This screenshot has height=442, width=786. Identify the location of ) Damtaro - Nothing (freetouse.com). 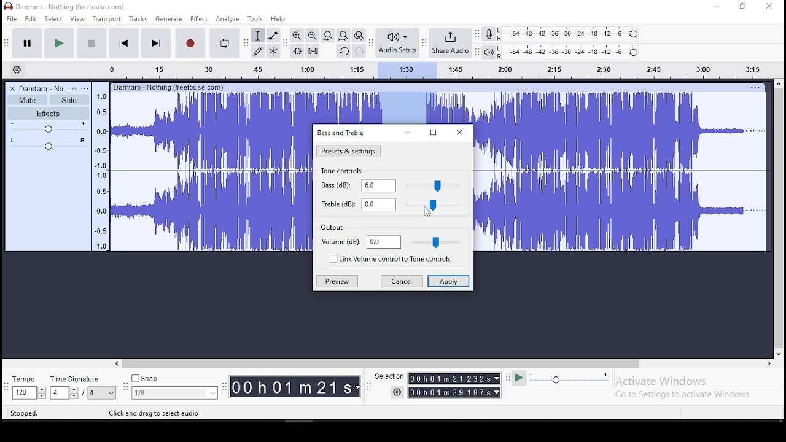
(66, 6).